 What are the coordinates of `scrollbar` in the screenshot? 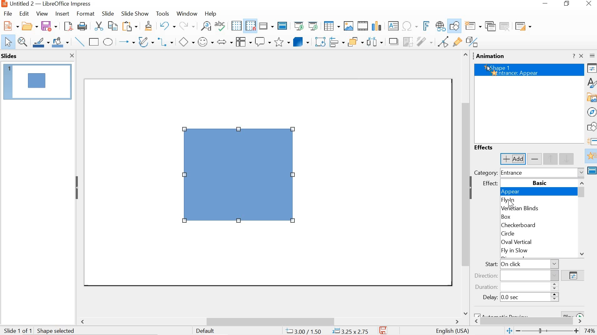 It's located at (531, 322).